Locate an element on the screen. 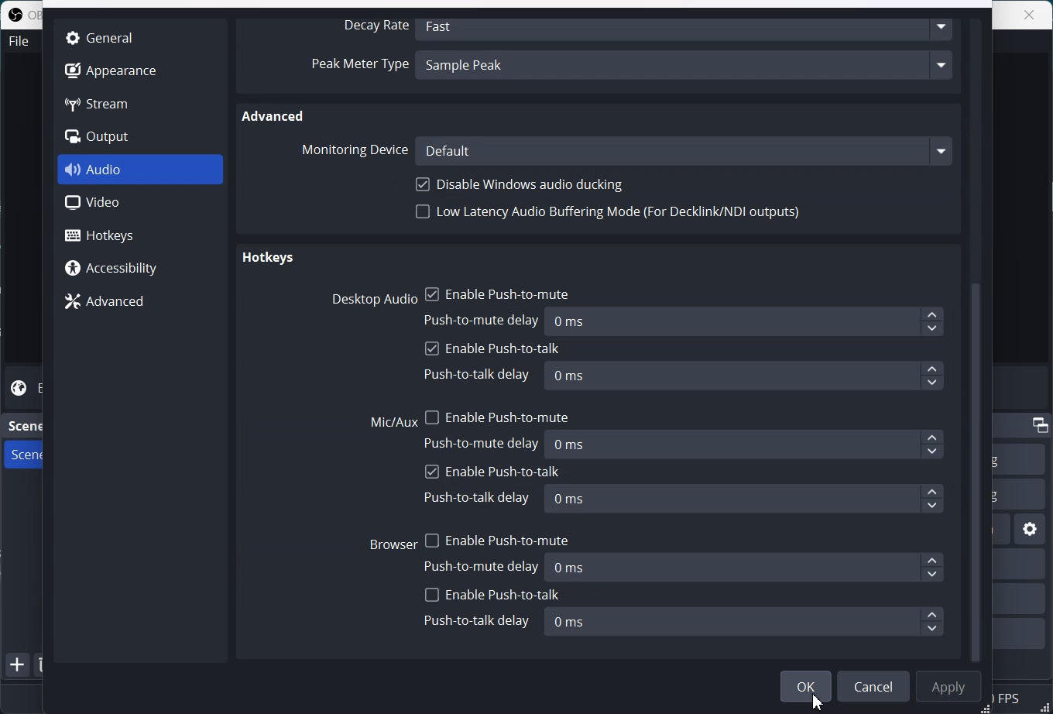 The image size is (1053, 714). Output is located at coordinates (110, 137).